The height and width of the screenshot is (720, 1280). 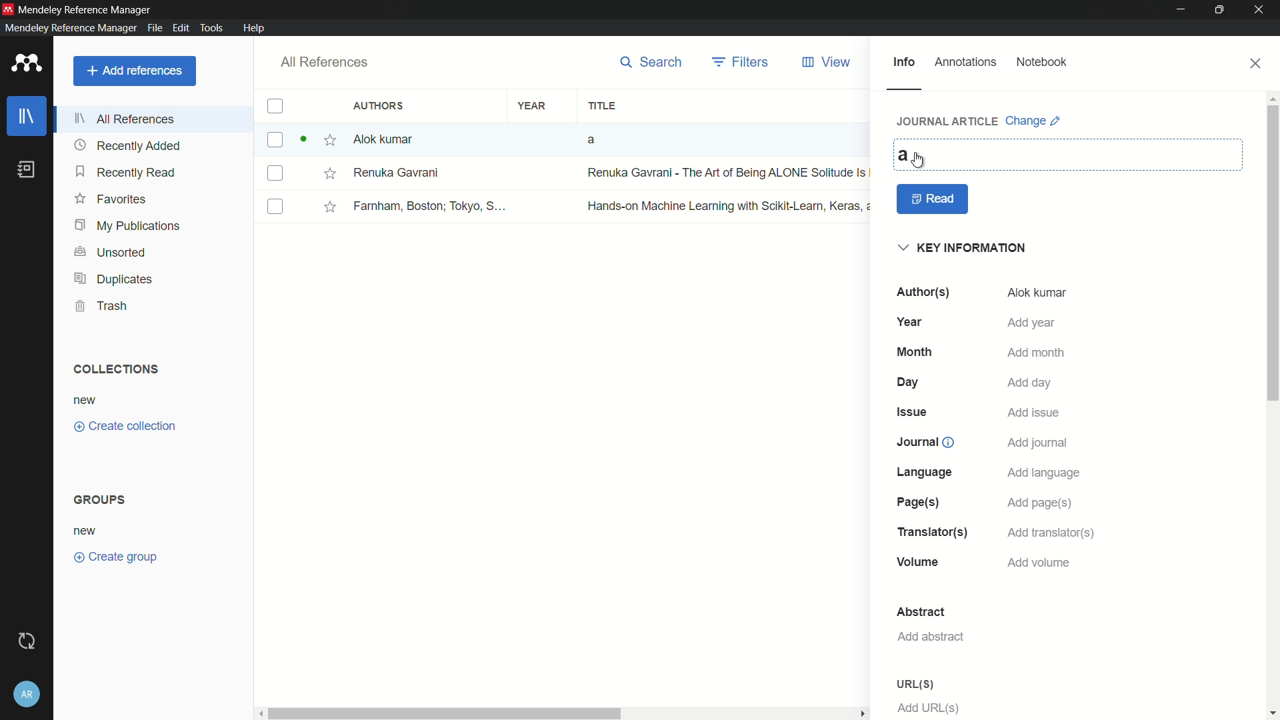 What do you see at coordinates (910, 383) in the screenshot?
I see `day` at bounding box center [910, 383].